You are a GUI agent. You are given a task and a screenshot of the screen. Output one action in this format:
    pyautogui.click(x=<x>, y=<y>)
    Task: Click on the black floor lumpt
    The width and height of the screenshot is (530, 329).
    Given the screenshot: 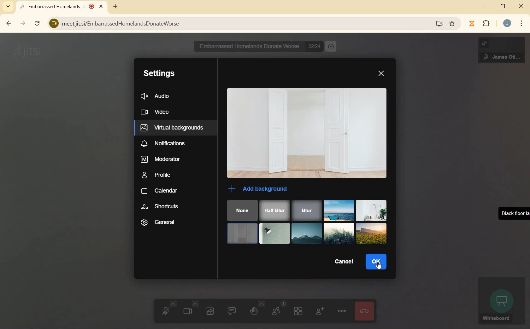 What is the action you would take?
    pyautogui.click(x=274, y=233)
    